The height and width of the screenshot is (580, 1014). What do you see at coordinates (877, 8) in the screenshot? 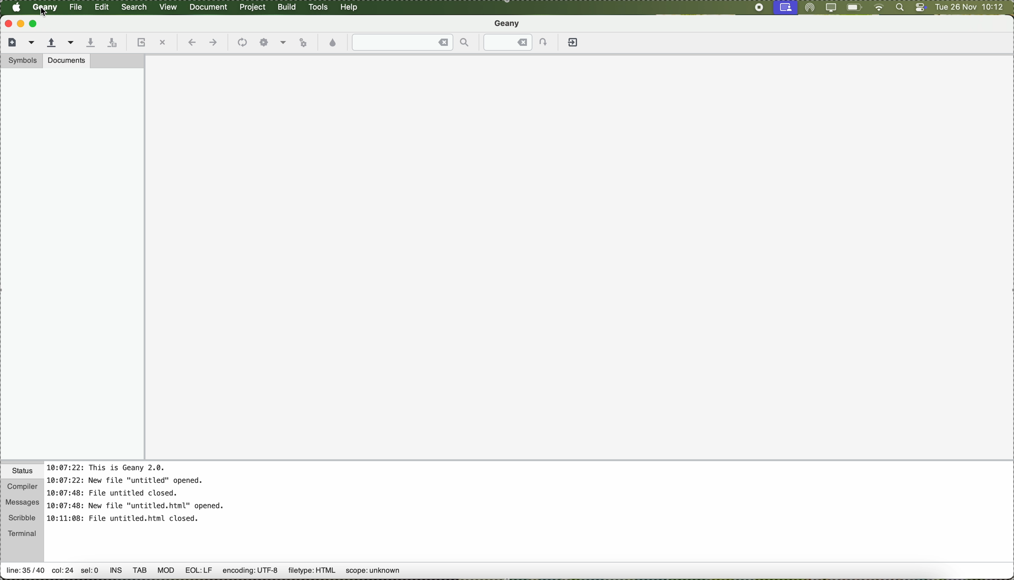
I see `wifi` at bounding box center [877, 8].